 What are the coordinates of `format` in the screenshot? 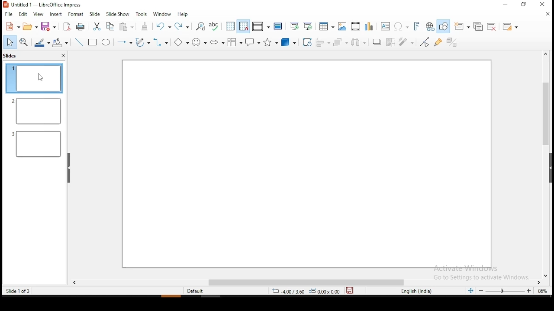 It's located at (75, 15).